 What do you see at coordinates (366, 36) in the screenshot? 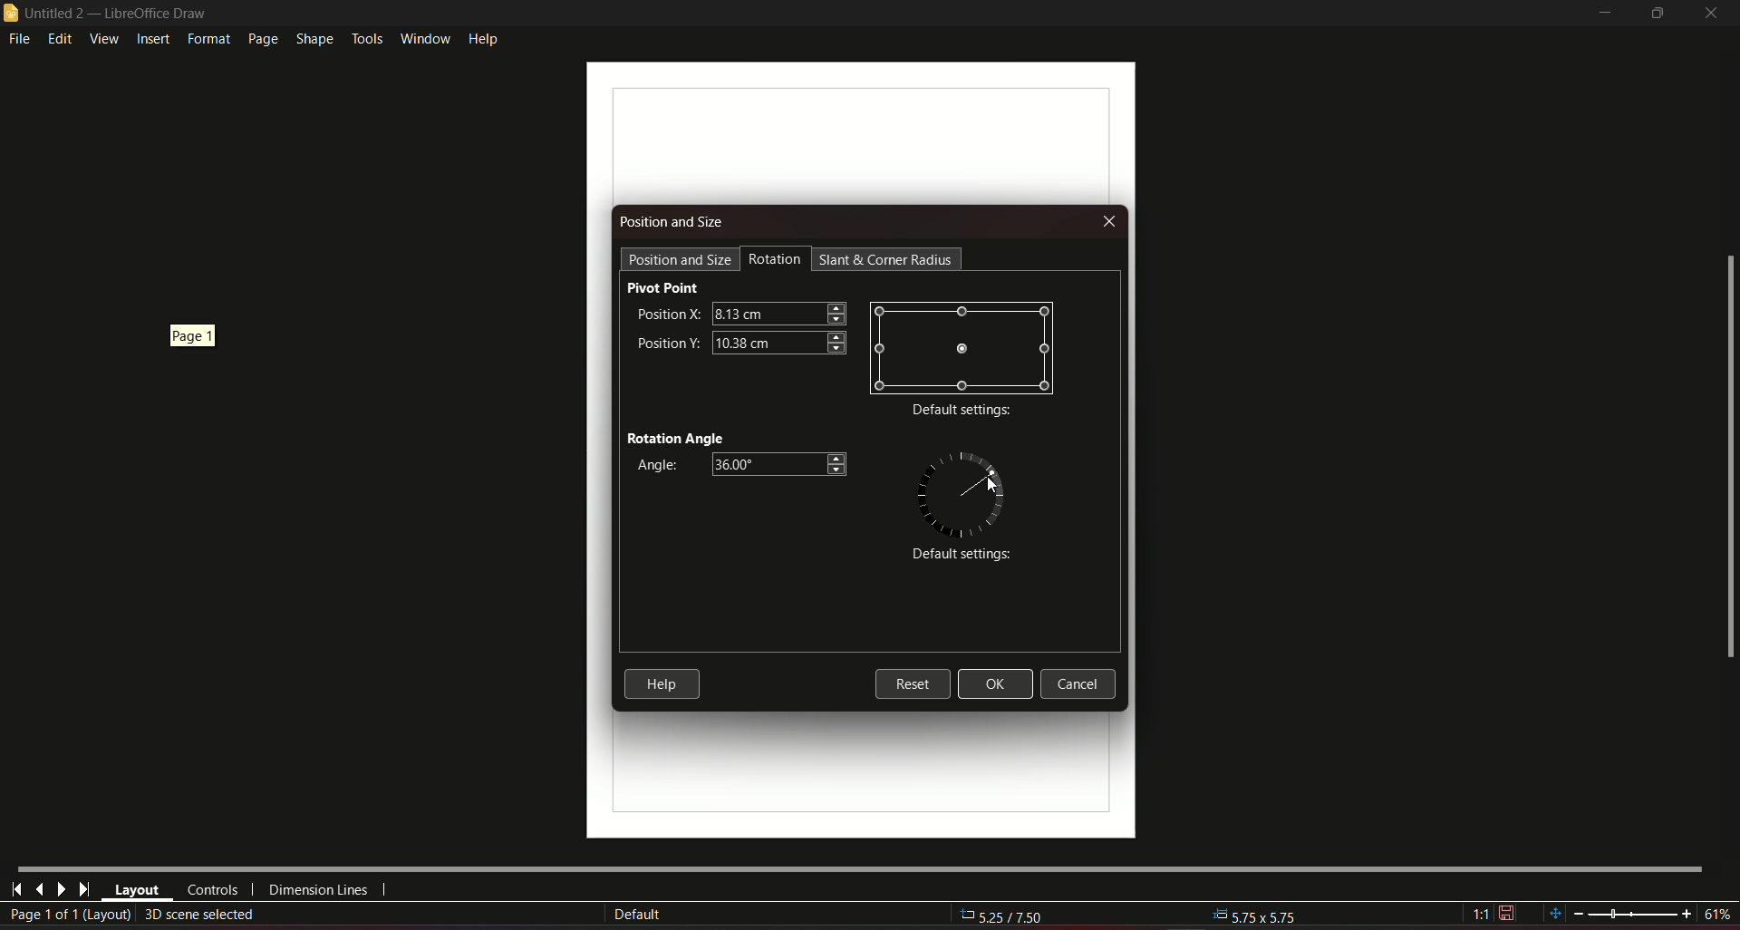
I see `tools` at bounding box center [366, 36].